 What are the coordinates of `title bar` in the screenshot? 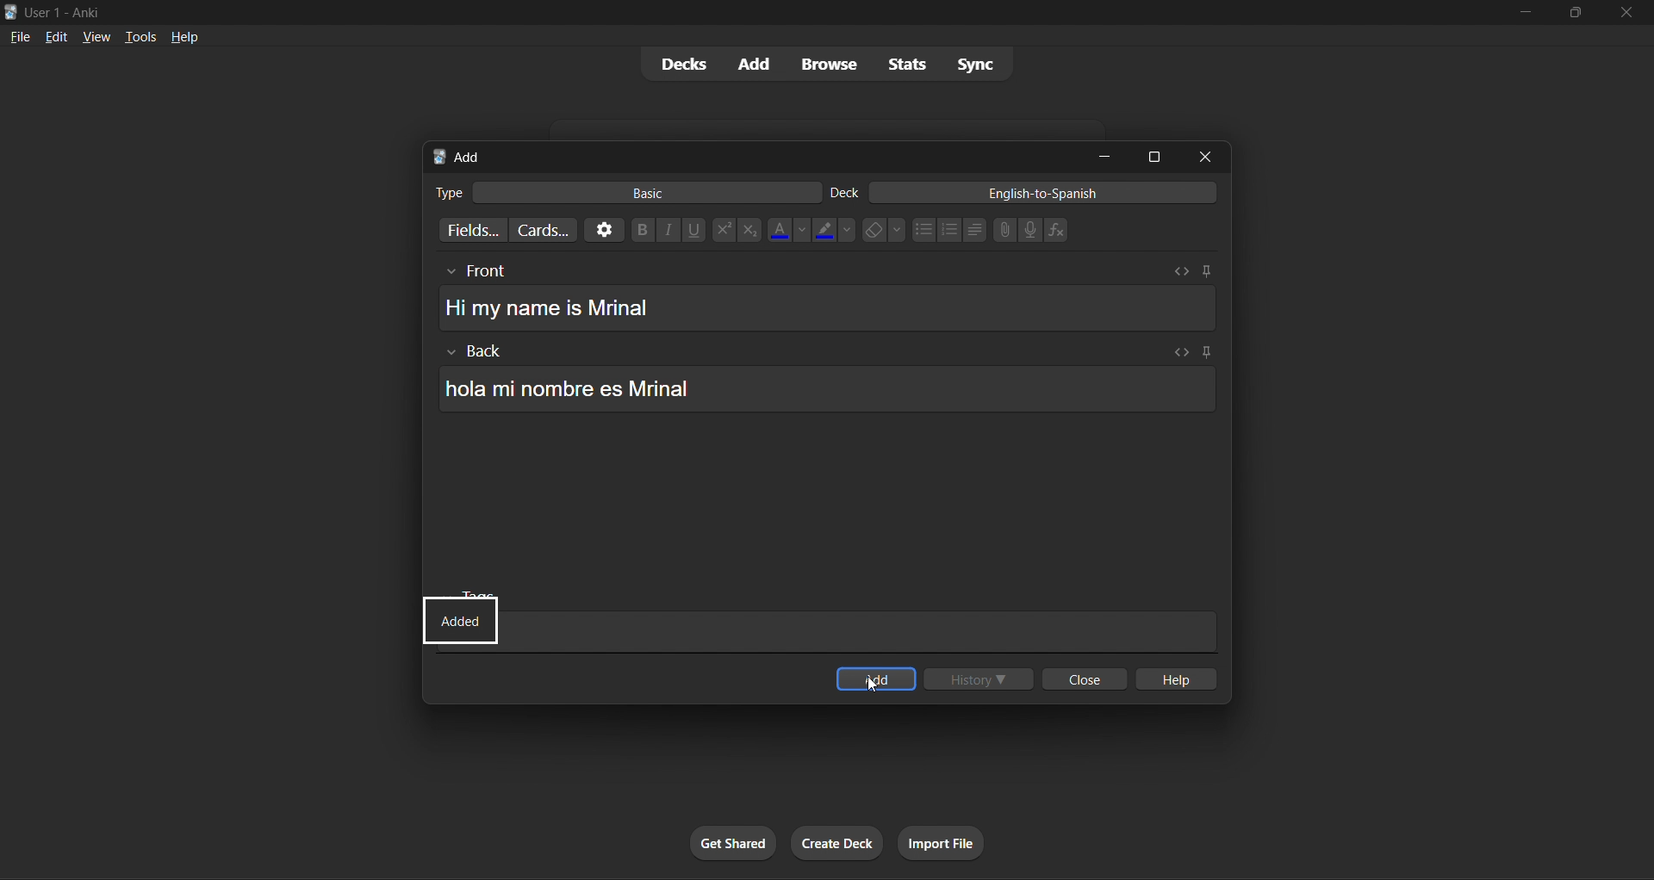 It's located at (725, 10).